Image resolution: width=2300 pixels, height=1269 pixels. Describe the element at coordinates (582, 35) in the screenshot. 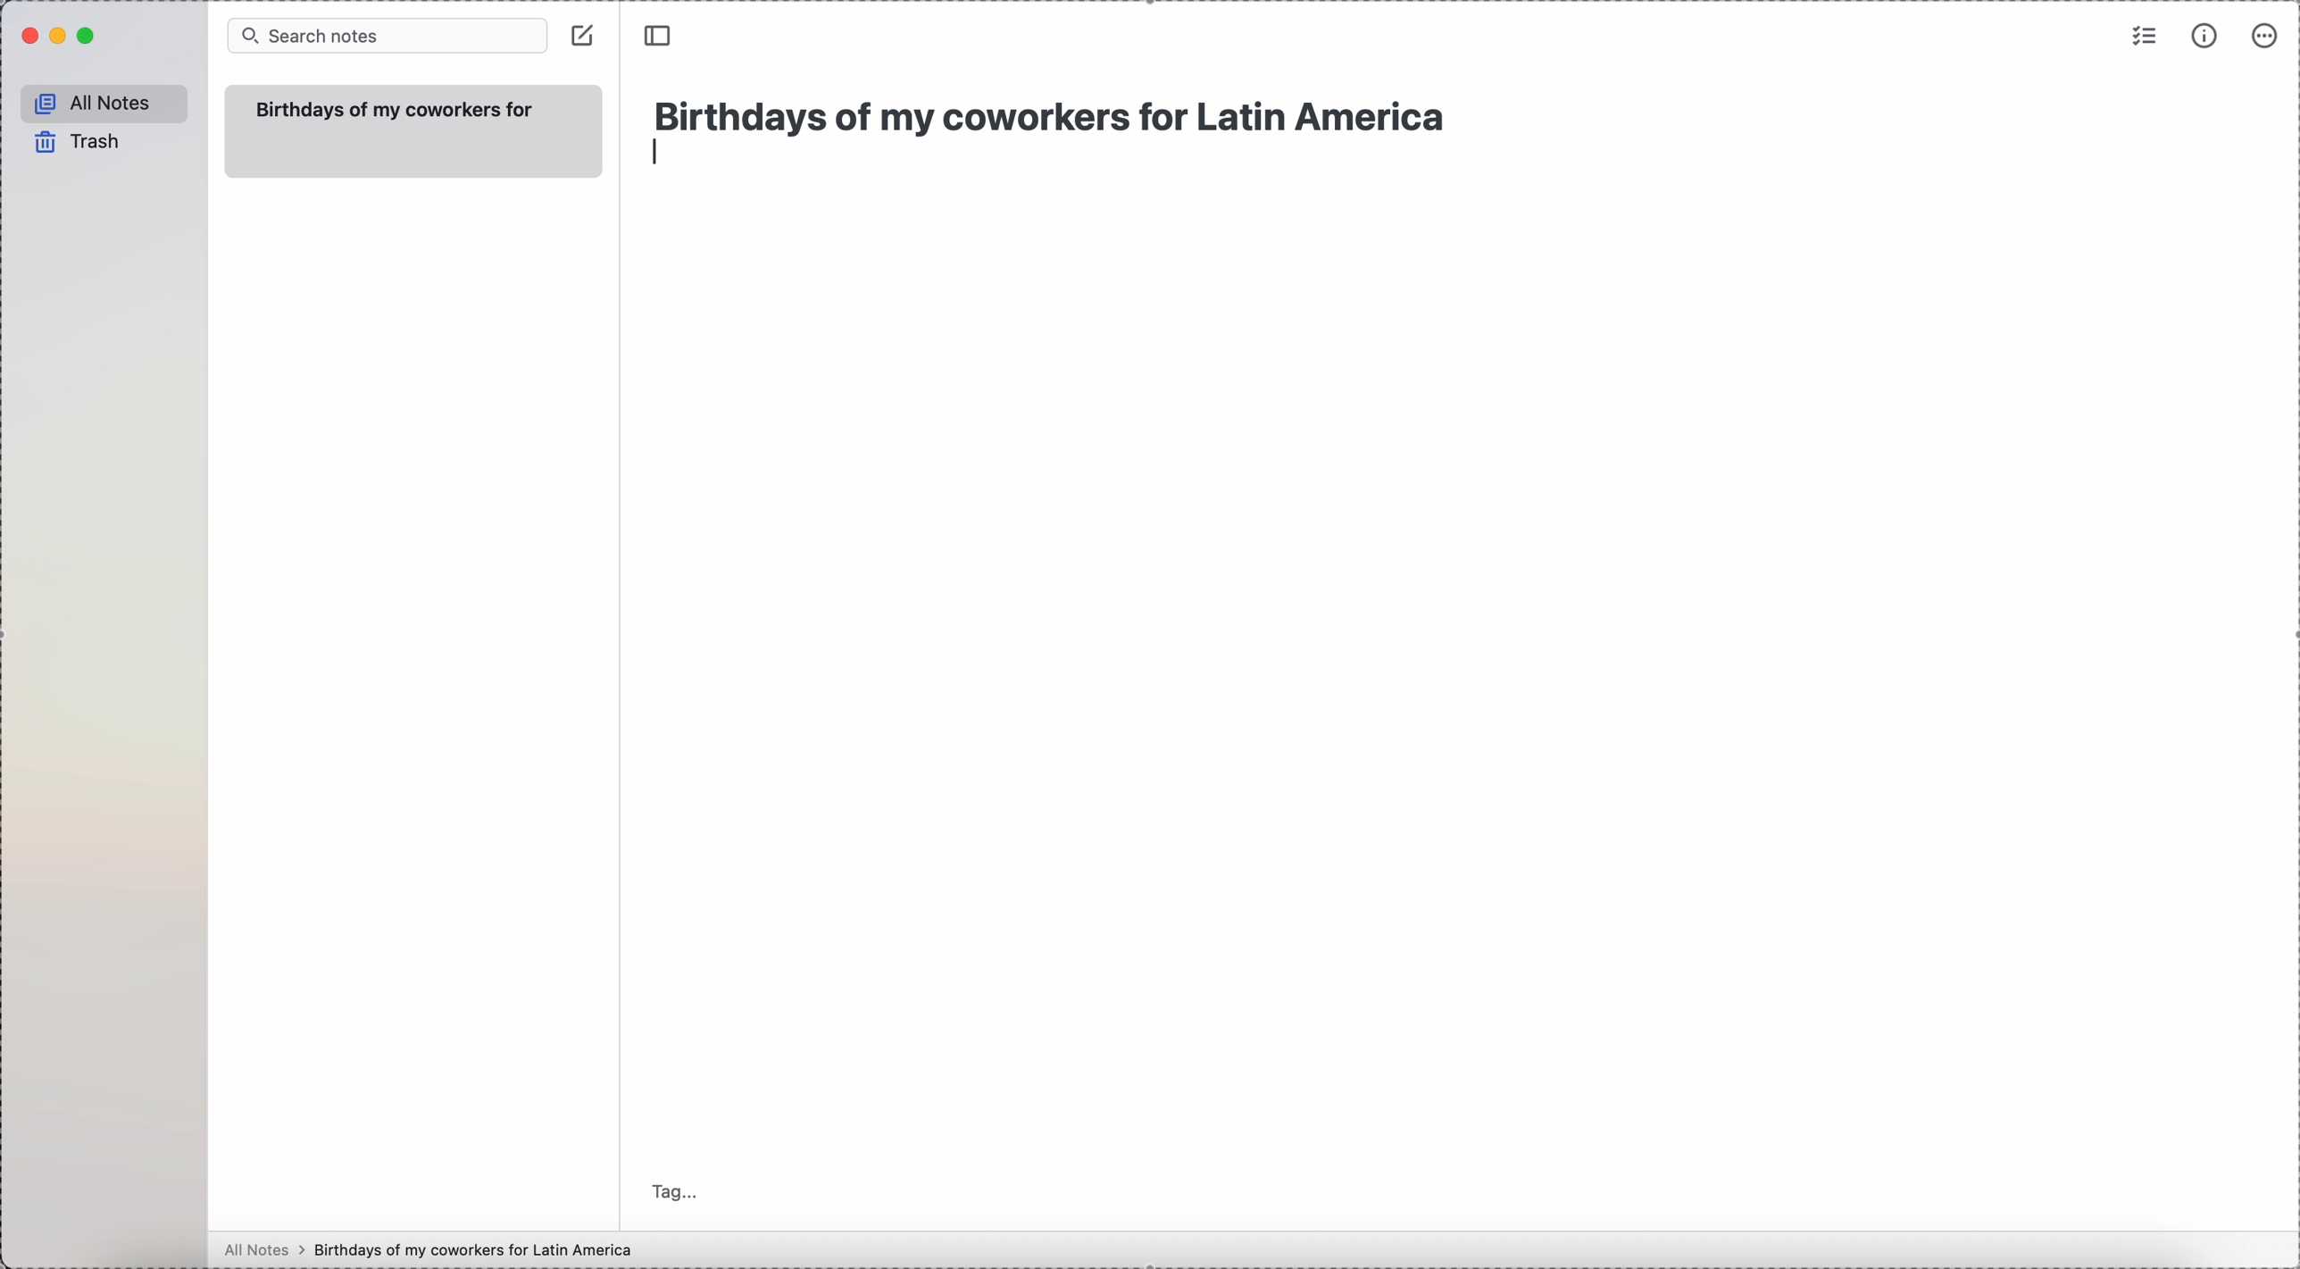

I see `create note` at that location.